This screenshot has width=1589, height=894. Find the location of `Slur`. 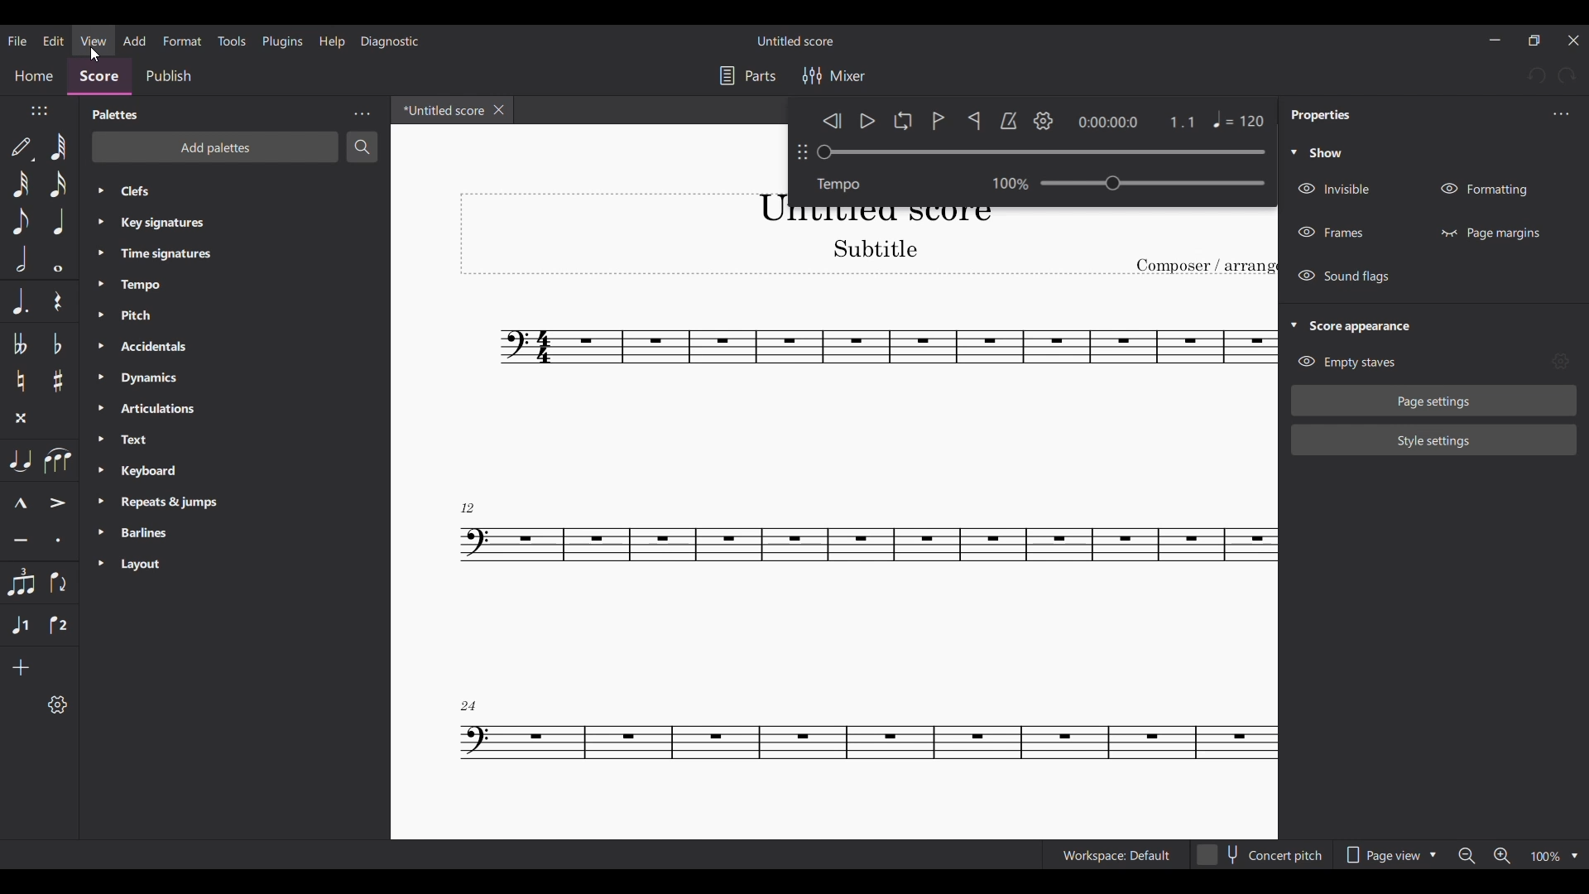

Slur is located at coordinates (59, 460).